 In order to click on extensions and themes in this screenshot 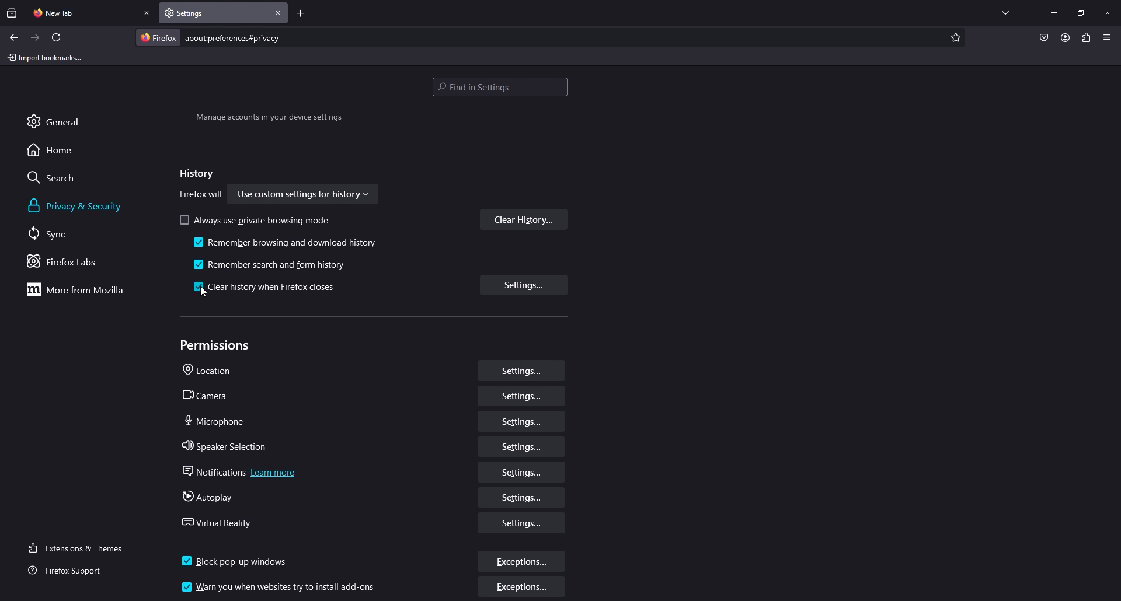, I will do `click(83, 547)`.